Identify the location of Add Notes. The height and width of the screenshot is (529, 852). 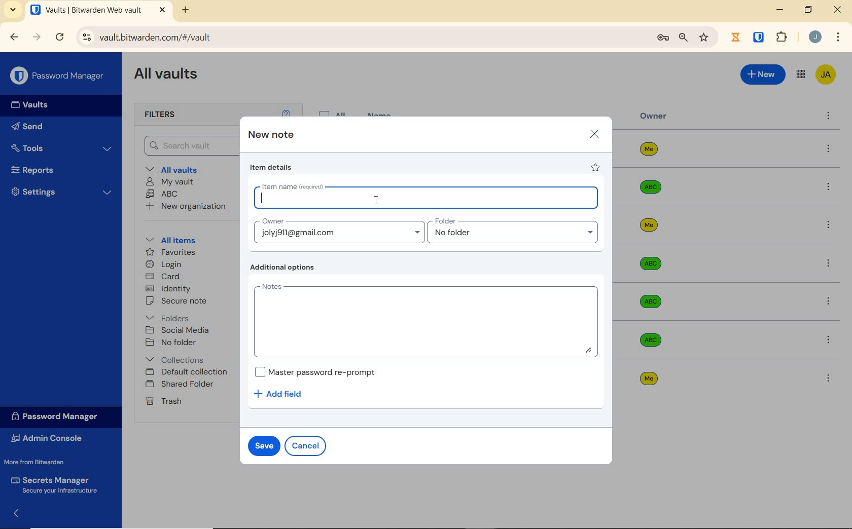
(428, 320).